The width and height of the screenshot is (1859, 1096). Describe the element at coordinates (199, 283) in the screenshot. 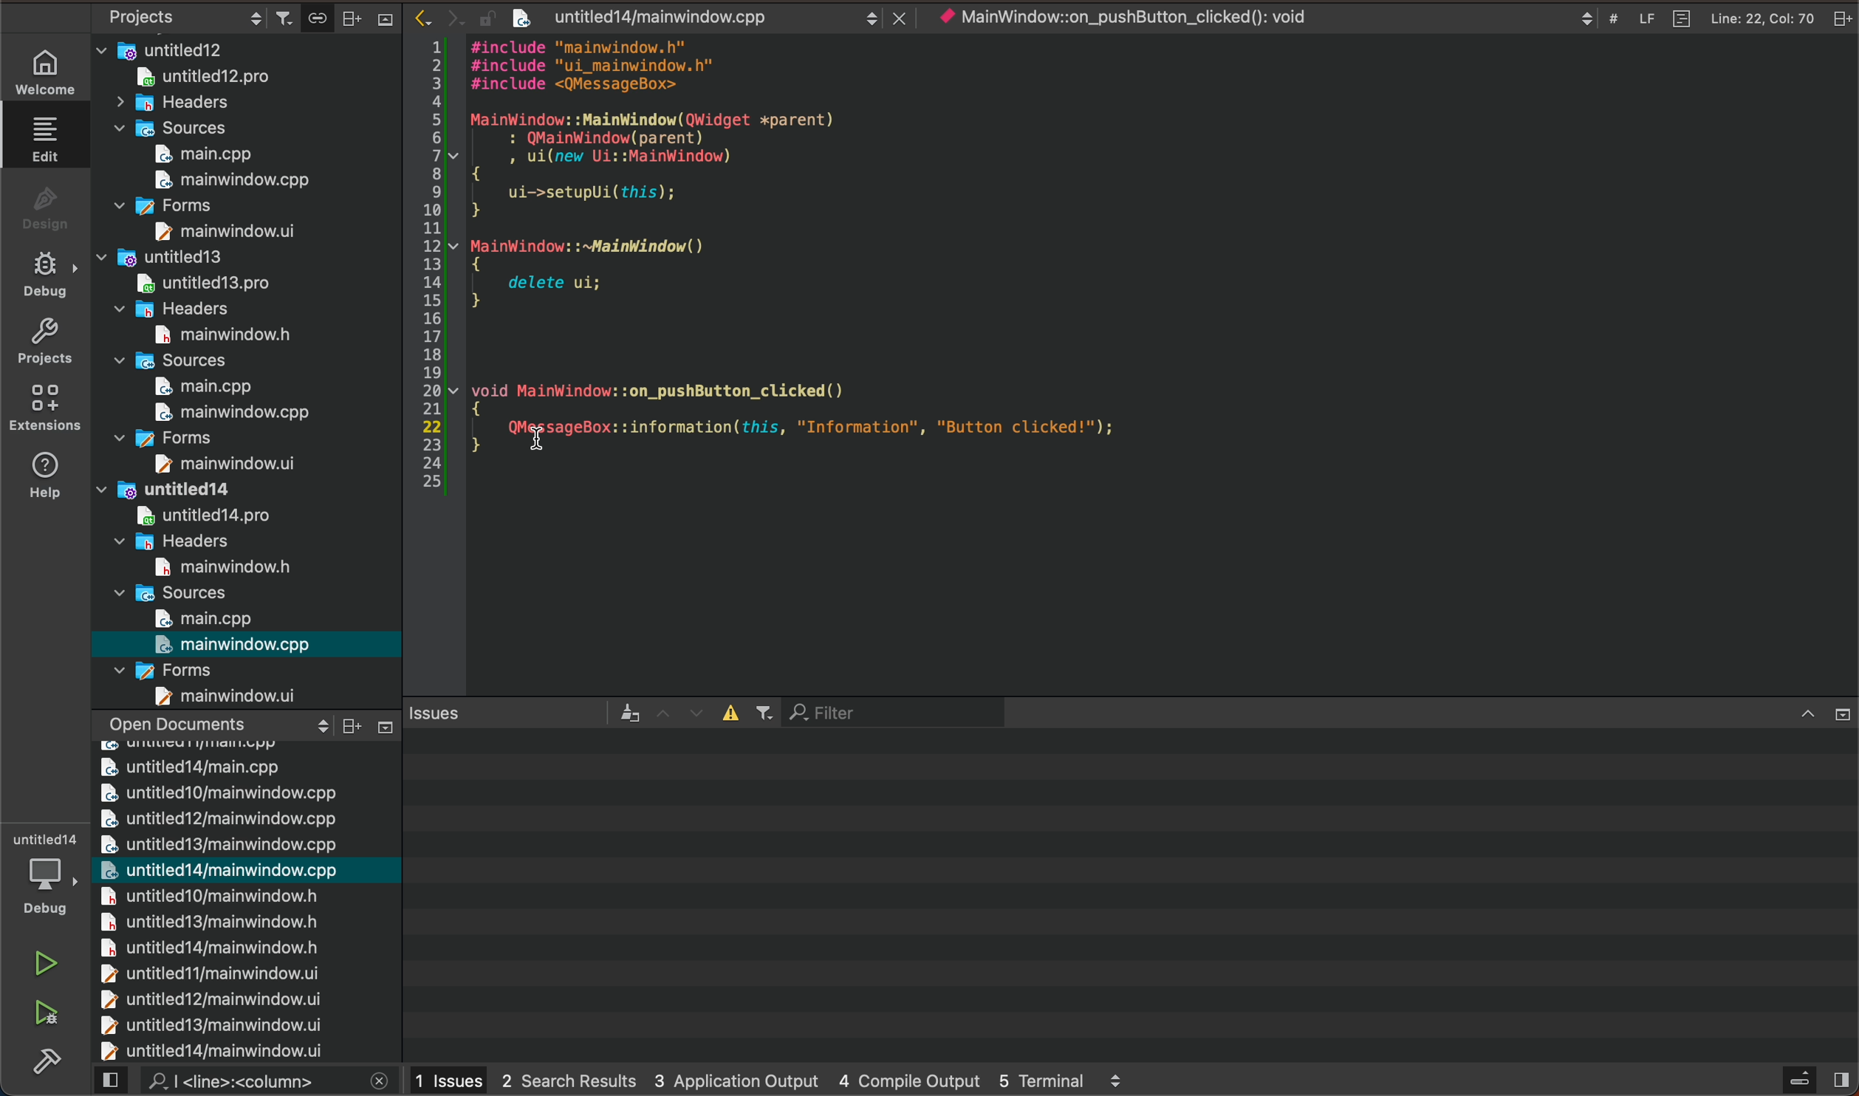

I see `untitled13.pro` at that location.